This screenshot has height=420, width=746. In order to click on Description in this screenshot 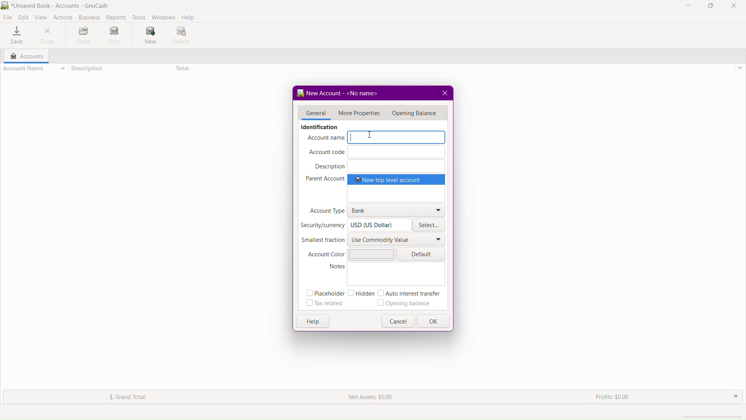, I will do `click(109, 68)`.